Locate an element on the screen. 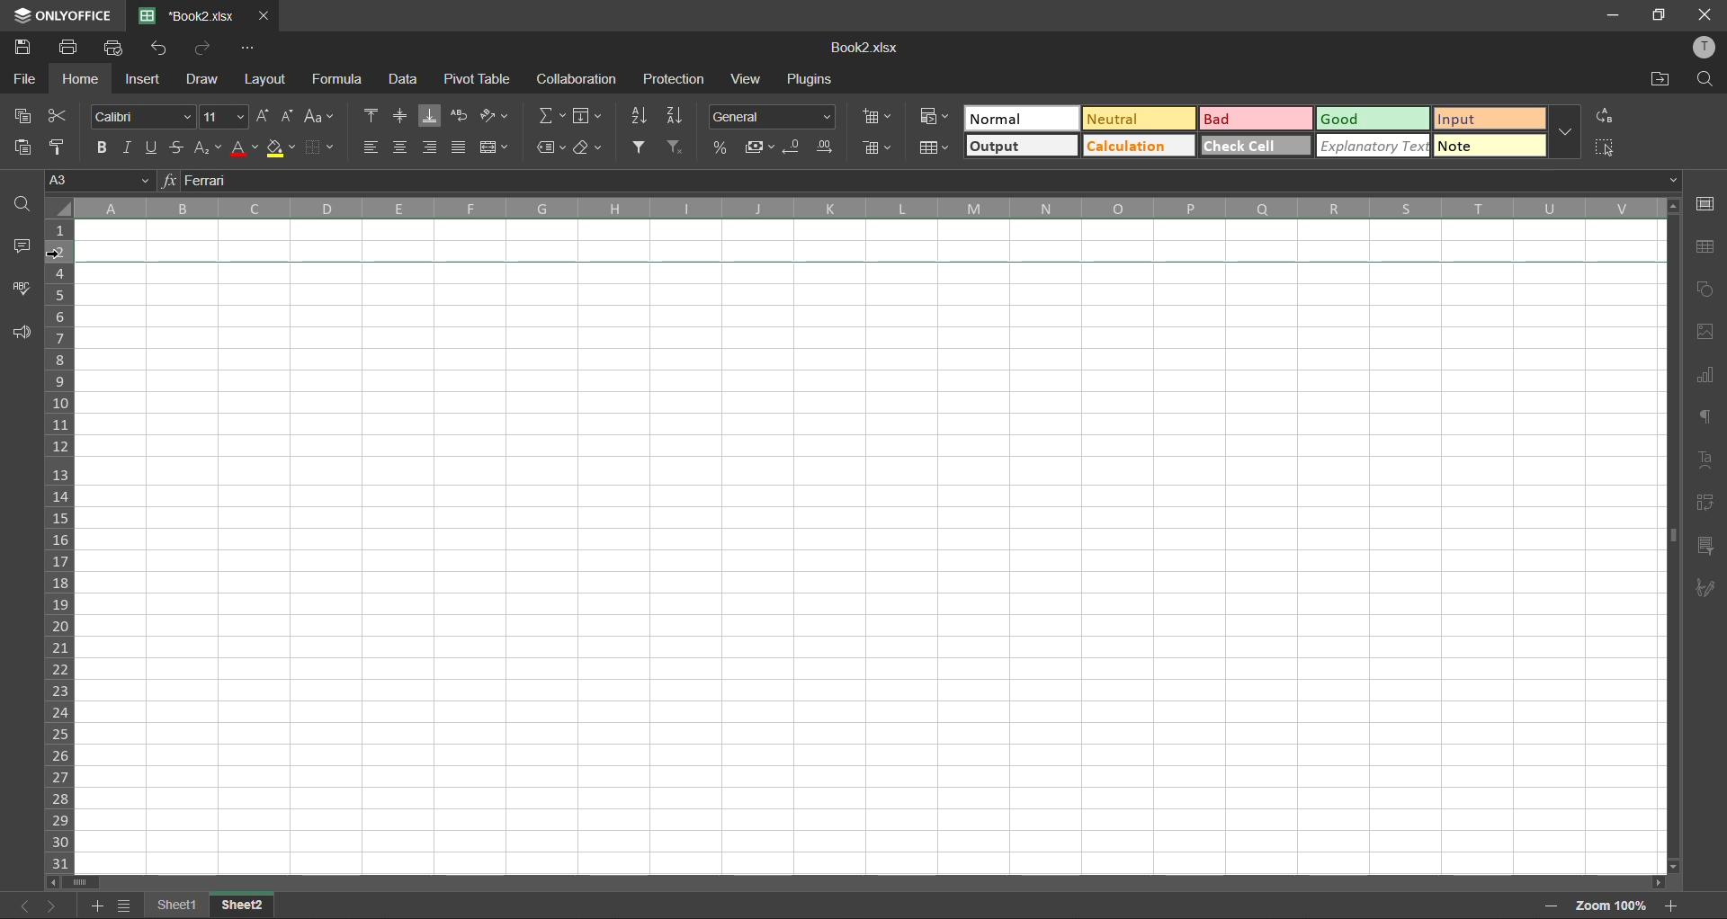 This screenshot has height=919, width=1727. text is located at coordinates (1707, 459).